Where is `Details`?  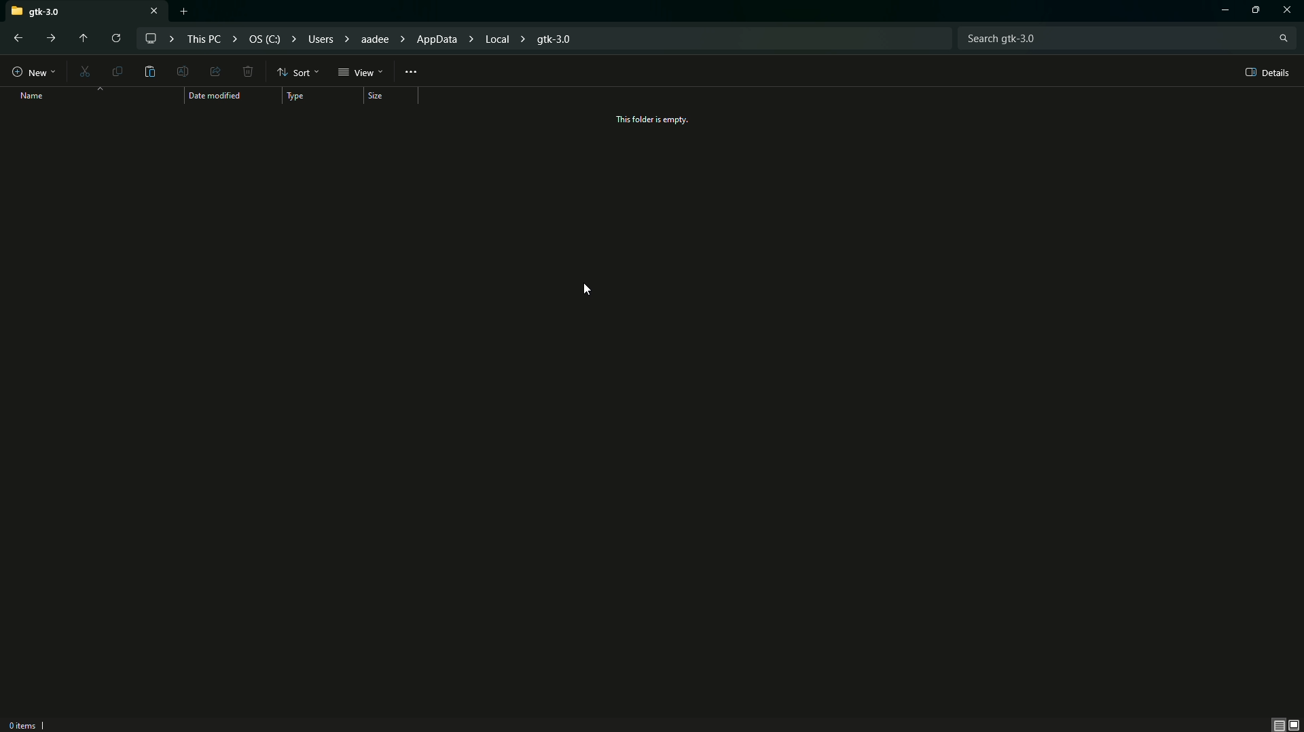 Details is located at coordinates (1265, 73).